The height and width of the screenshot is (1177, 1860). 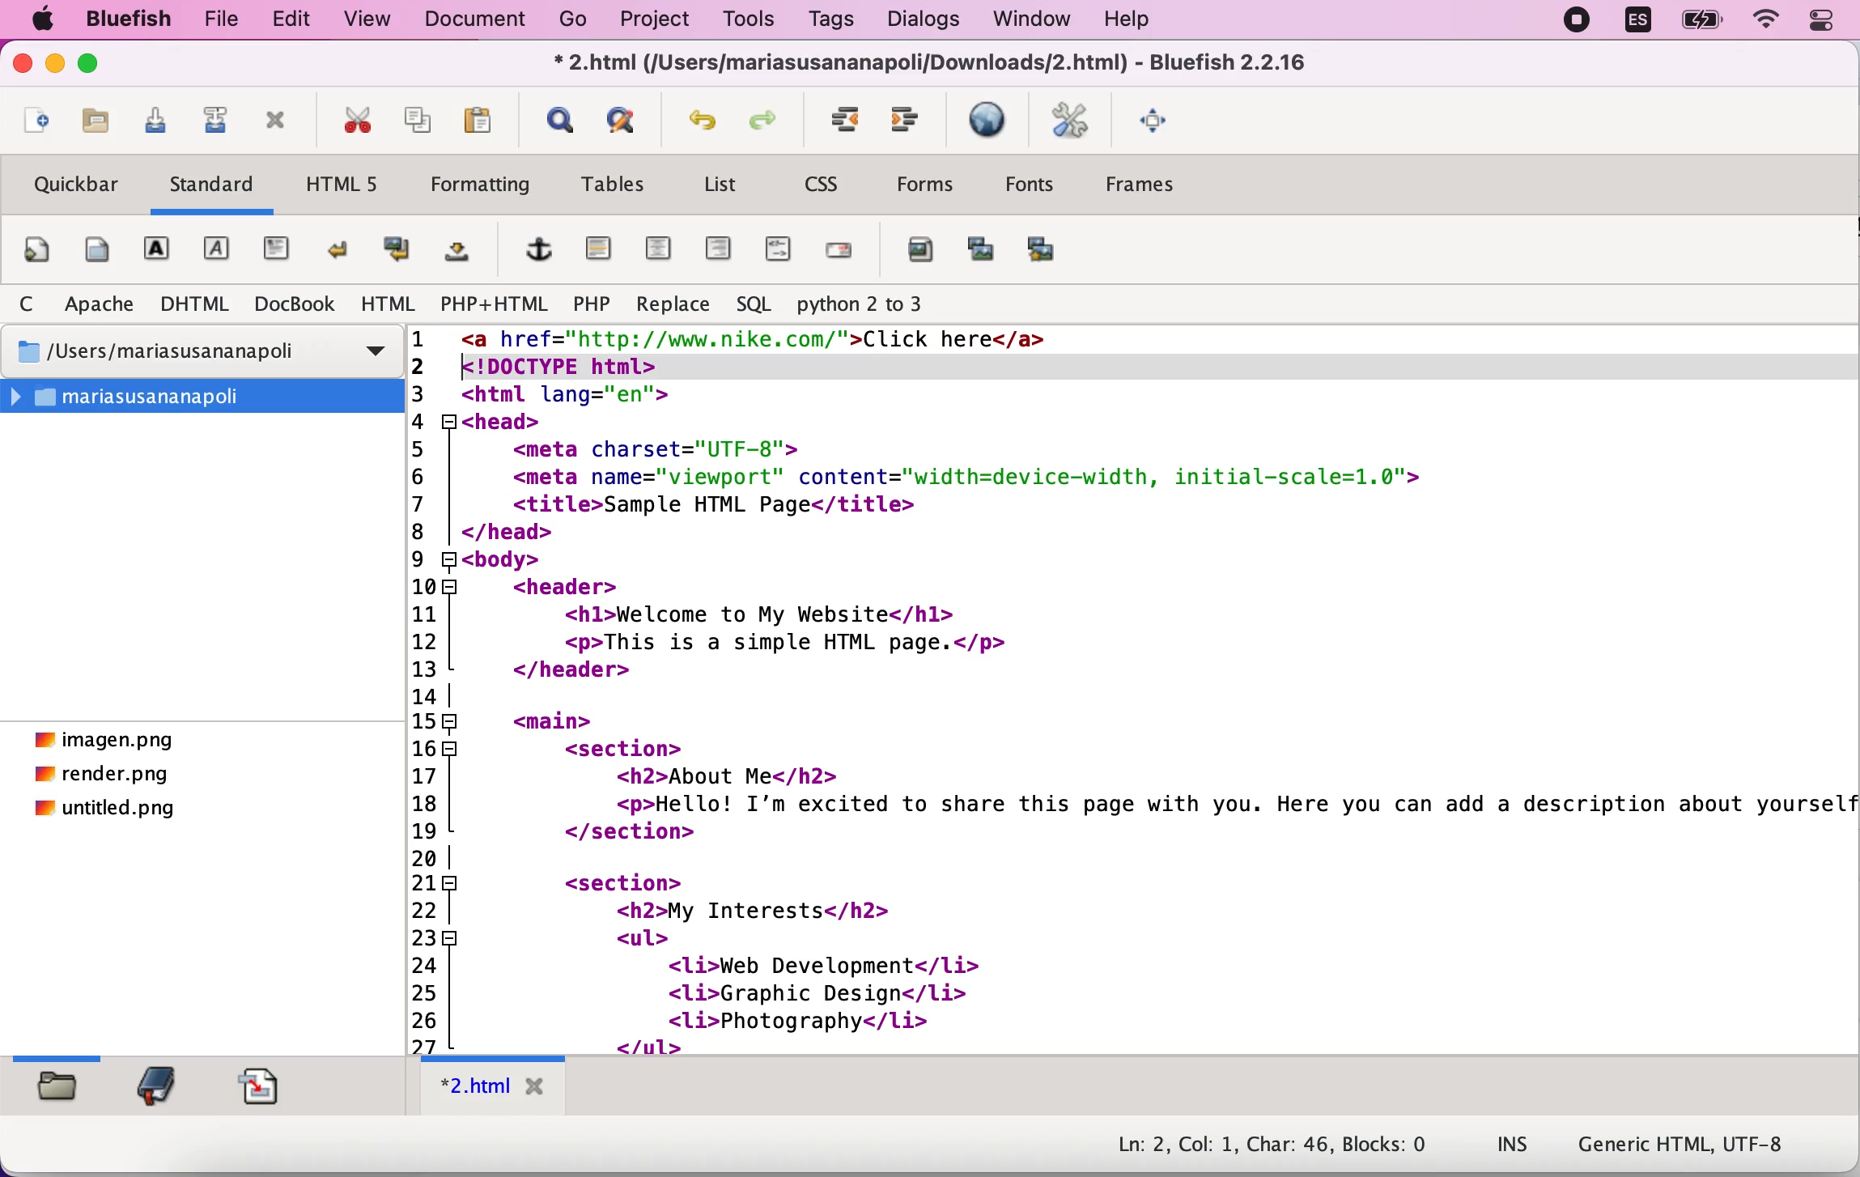 What do you see at coordinates (93, 249) in the screenshot?
I see `body` at bounding box center [93, 249].